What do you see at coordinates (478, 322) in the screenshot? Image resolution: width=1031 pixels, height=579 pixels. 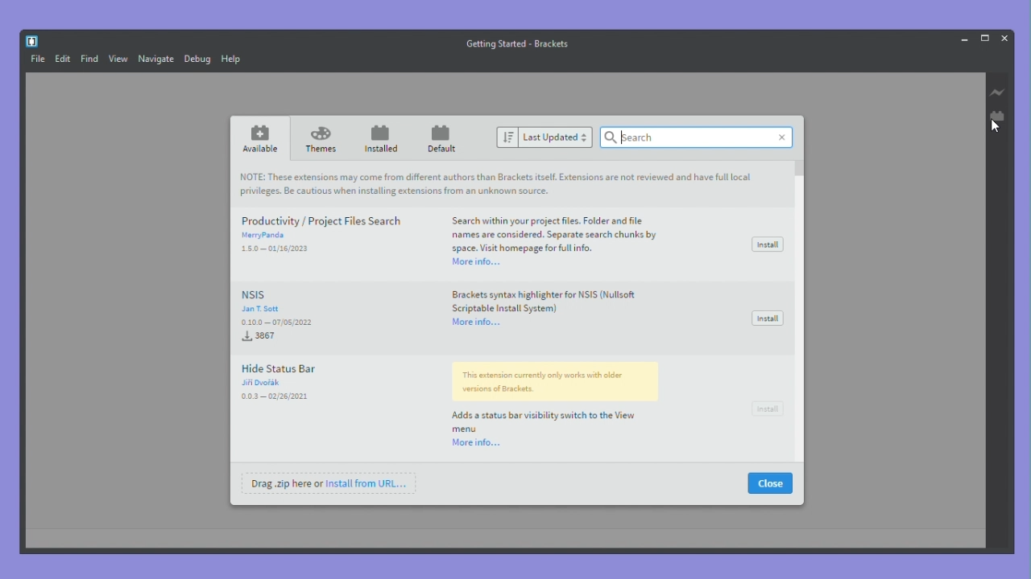 I see `More info` at bounding box center [478, 322].